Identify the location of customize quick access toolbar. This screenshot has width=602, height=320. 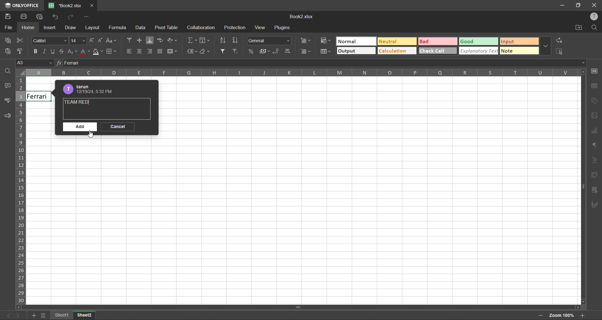
(89, 17).